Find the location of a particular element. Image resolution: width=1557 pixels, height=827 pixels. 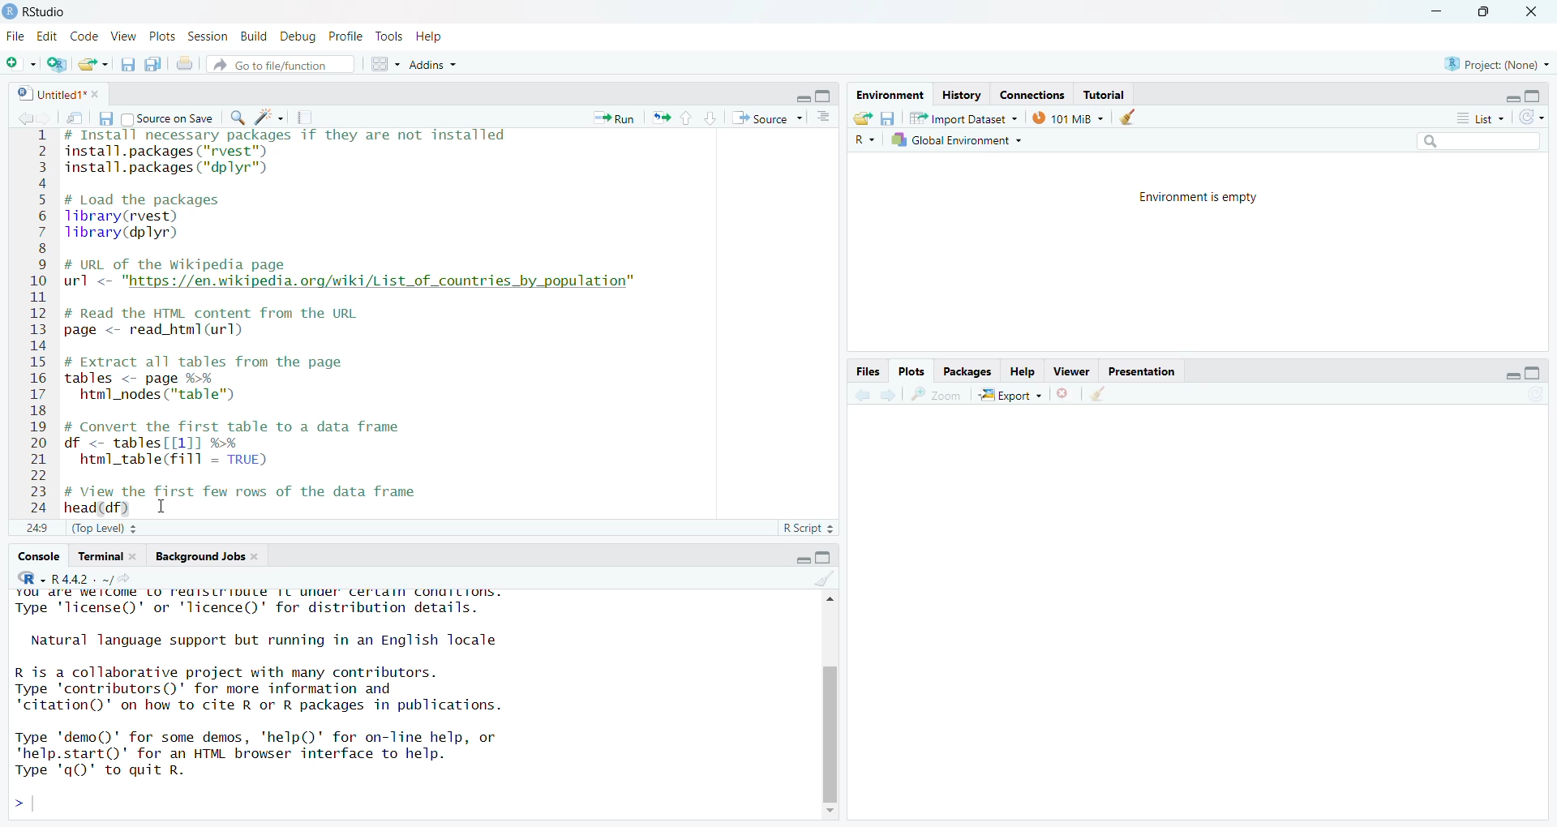

down is located at coordinates (711, 118).